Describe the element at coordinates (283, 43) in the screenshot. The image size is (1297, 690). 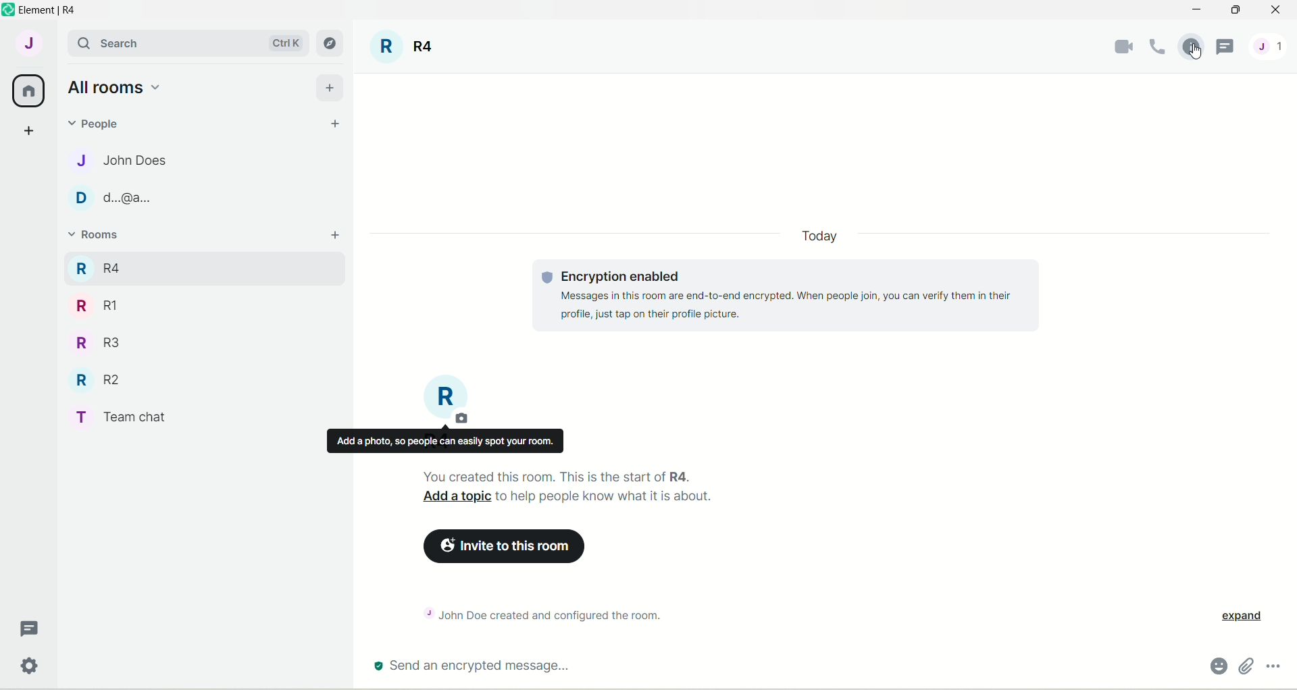
I see `Ctrl K` at that location.